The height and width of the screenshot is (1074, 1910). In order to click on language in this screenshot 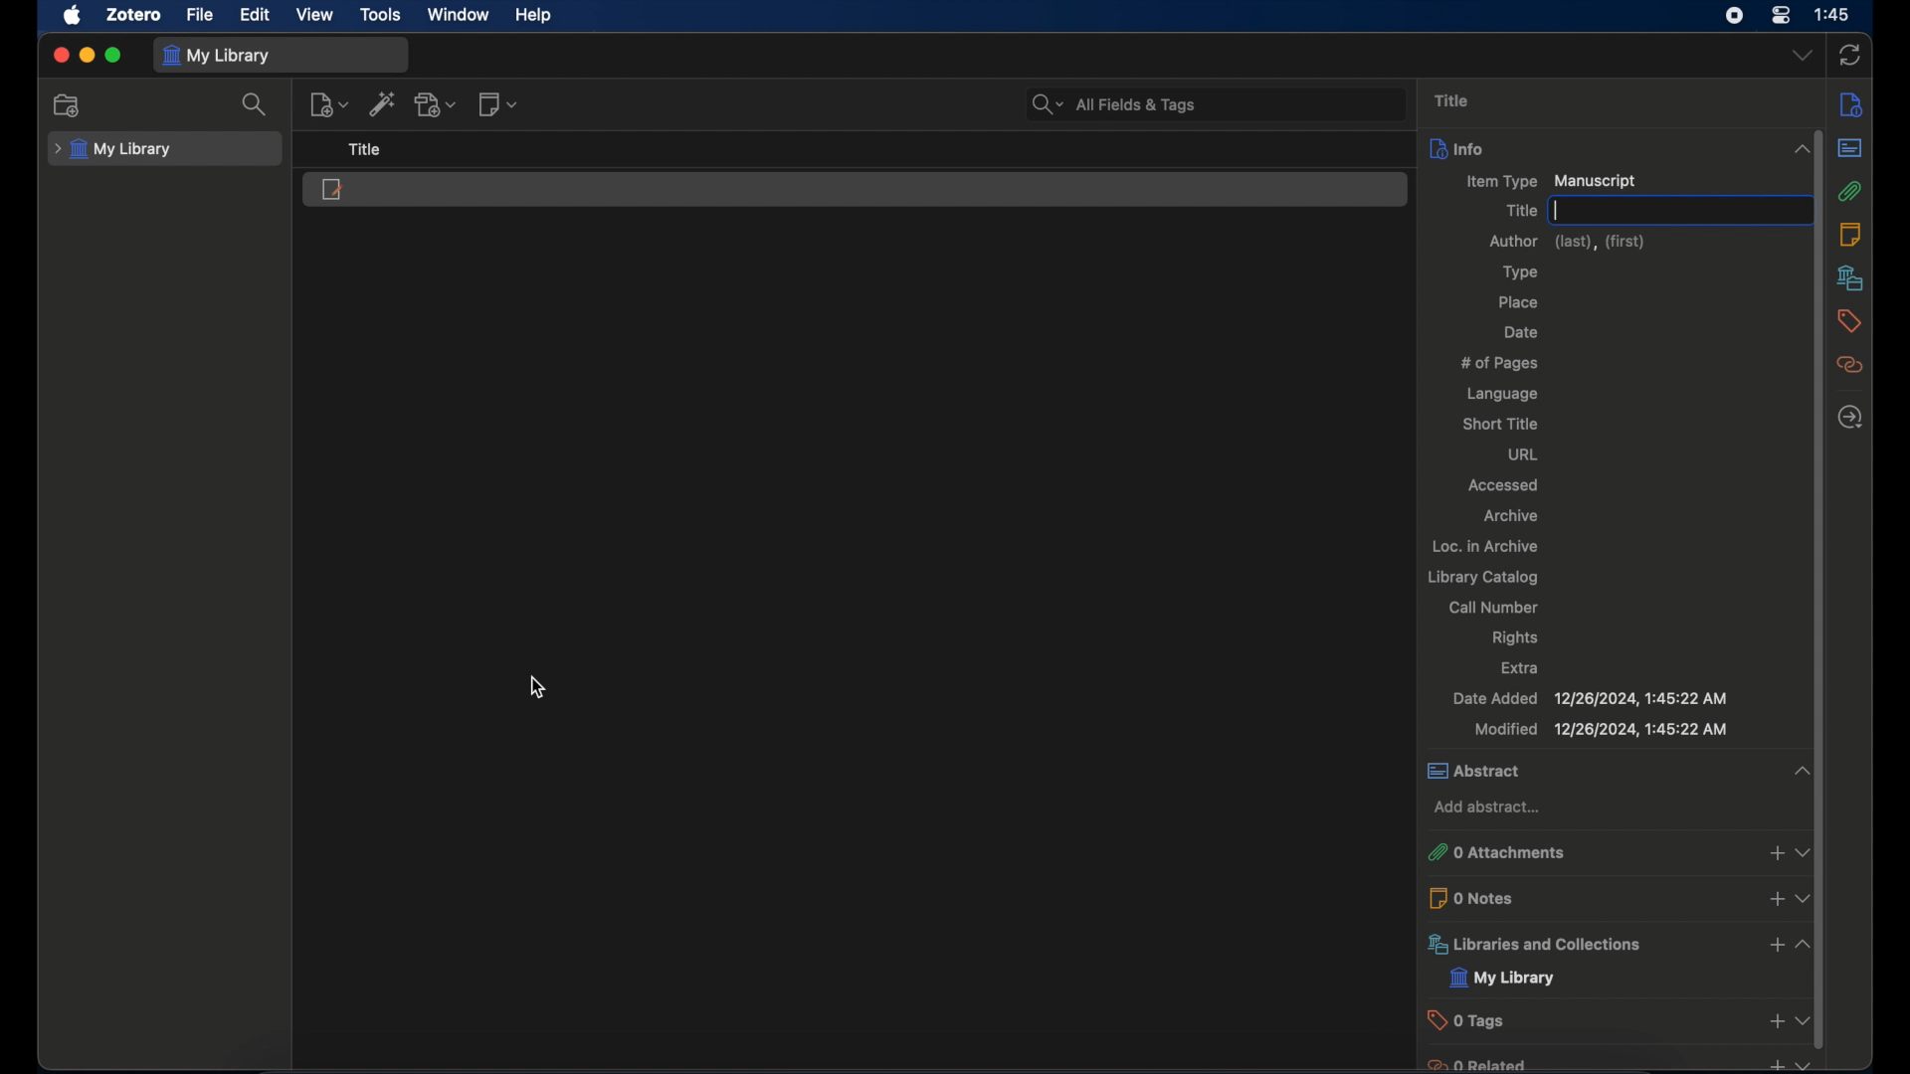, I will do `click(1503, 394)`.